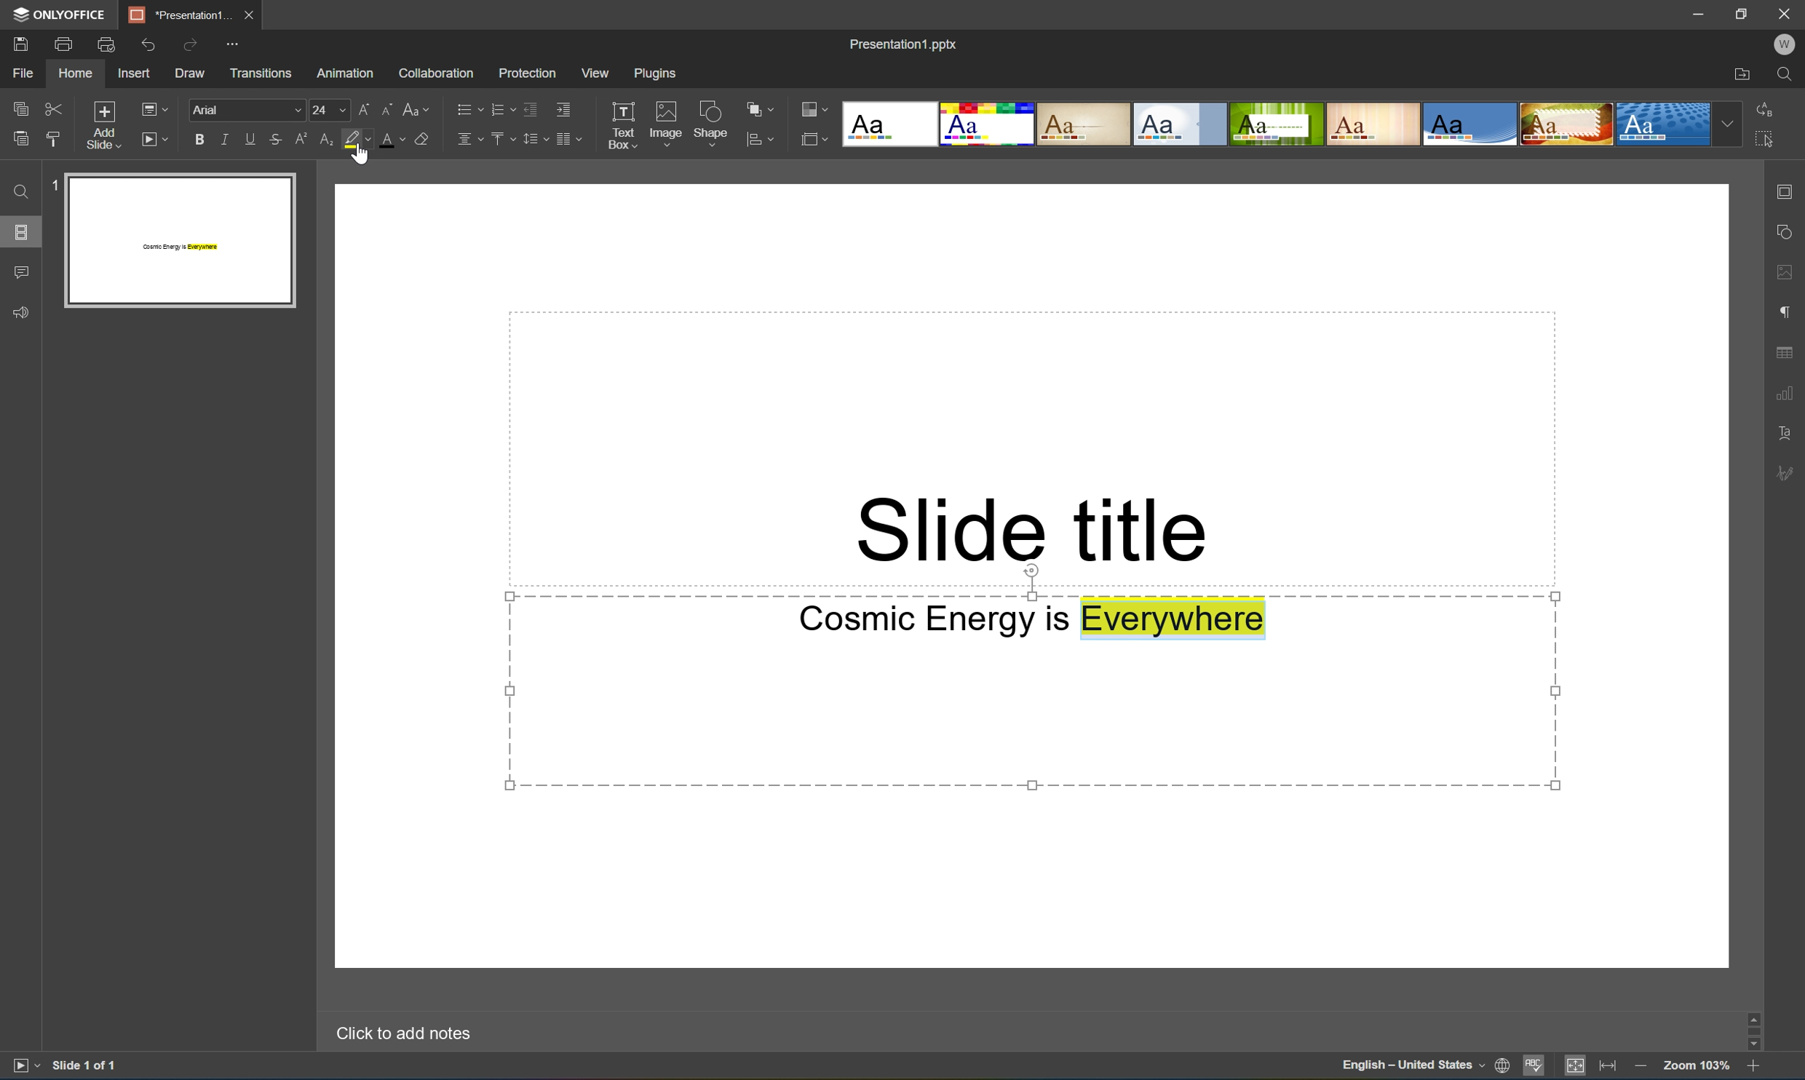  What do you see at coordinates (57, 107) in the screenshot?
I see `Cut` at bounding box center [57, 107].